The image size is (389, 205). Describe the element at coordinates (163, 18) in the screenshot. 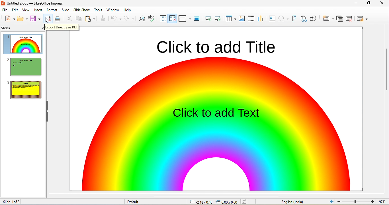

I see `display grid` at that location.